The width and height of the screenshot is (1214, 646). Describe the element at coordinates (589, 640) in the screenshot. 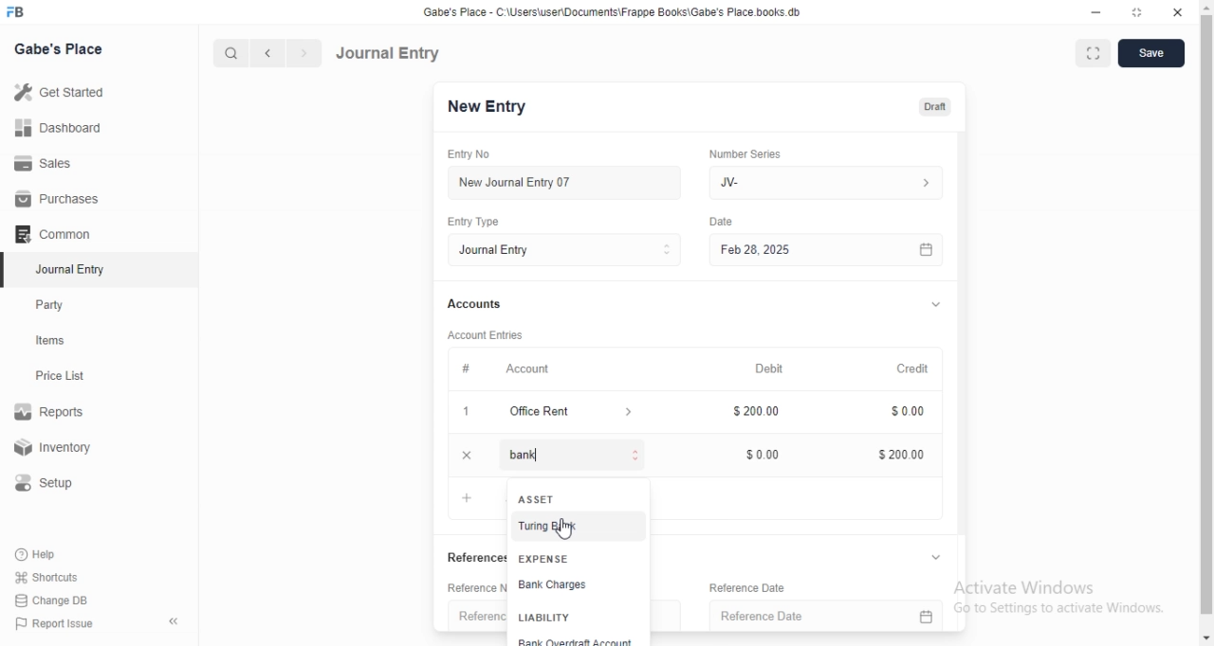

I see `bank overdraft account` at that location.